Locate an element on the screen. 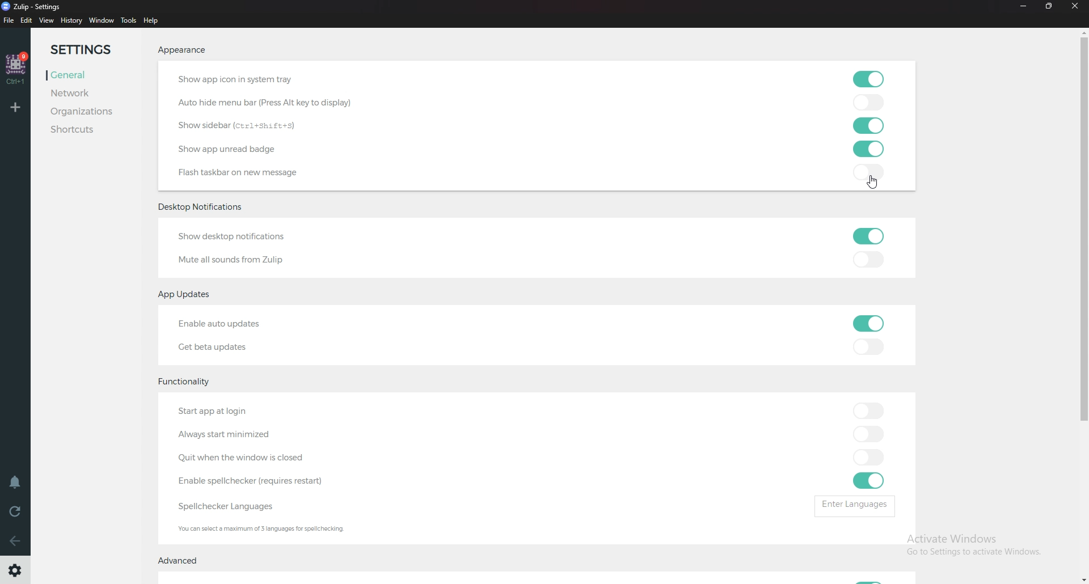  toggle is located at coordinates (866, 171).